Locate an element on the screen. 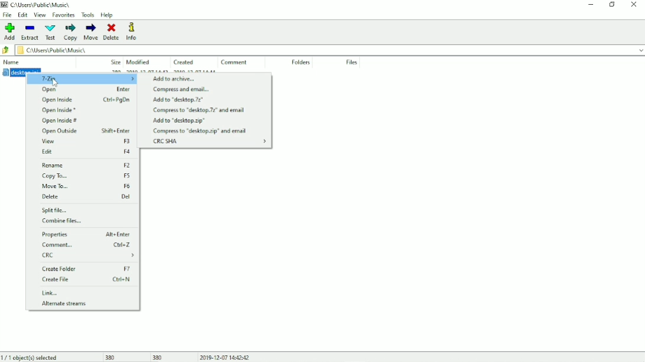 This screenshot has height=362, width=645. Delete is located at coordinates (87, 196).